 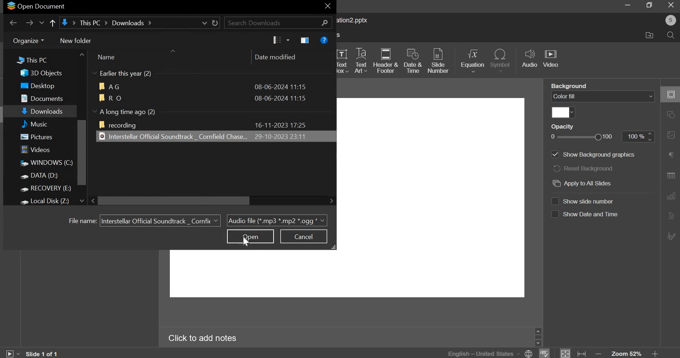 What do you see at coordinates (94, 201) in the screenshot?
I see `scroll left` at bounding box center [94, 201].